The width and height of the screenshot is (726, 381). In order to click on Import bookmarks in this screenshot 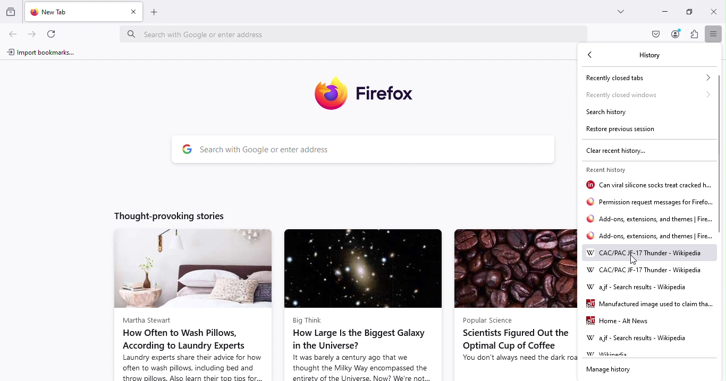, I will do `click(40, 54)`.